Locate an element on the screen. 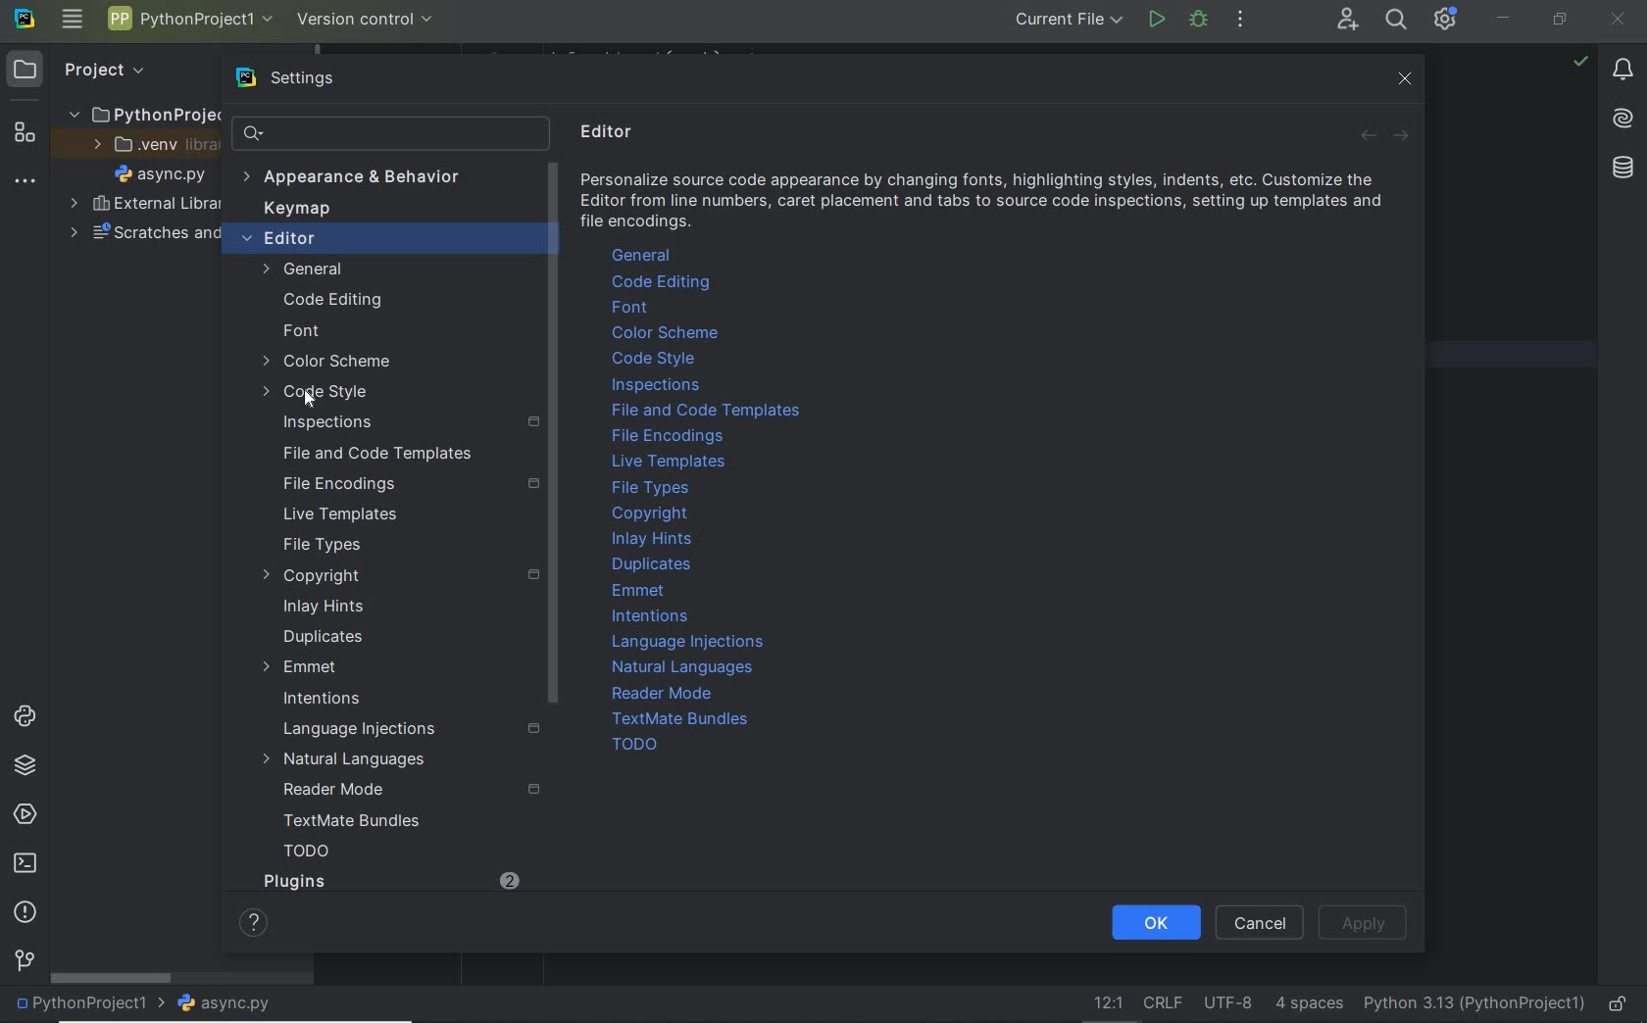 The image size is (1647, 1023). inspections is located at coordinates (404, 421).